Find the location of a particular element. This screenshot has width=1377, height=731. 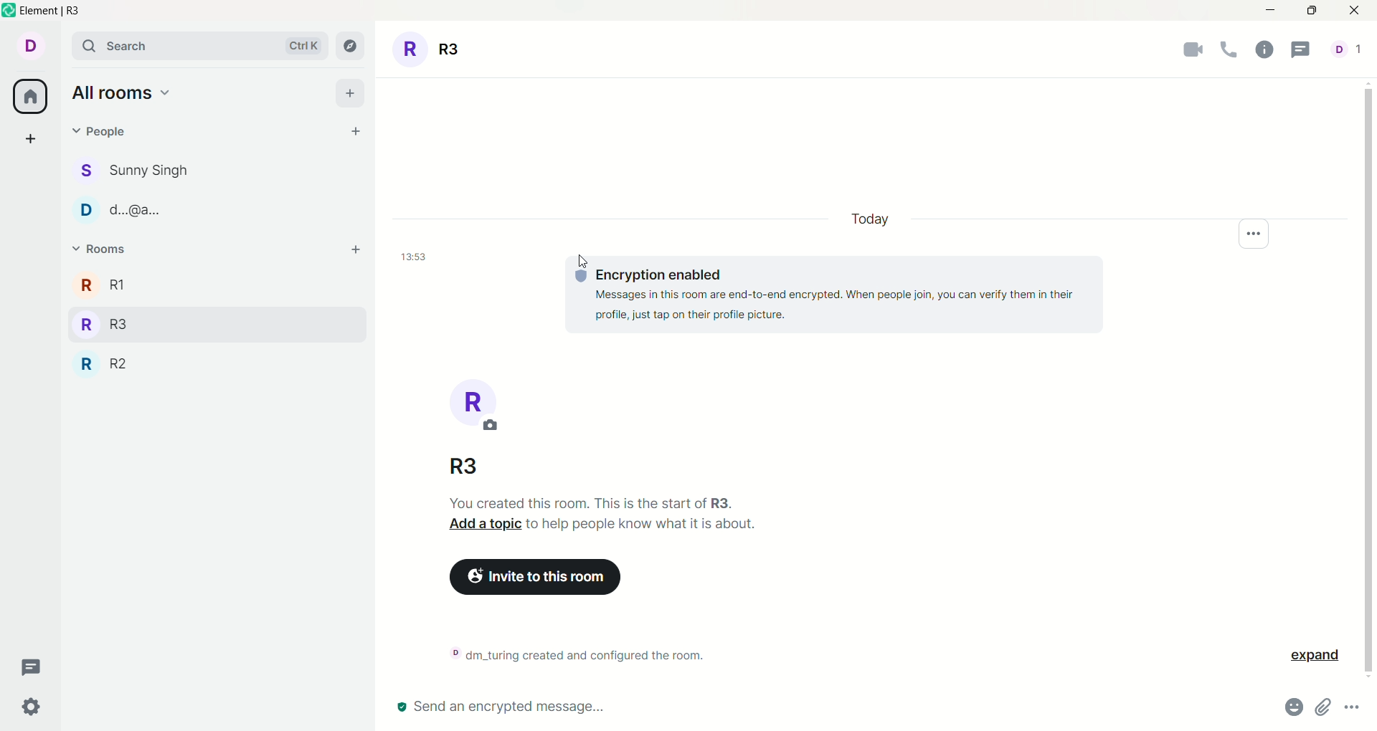

maximize is located at coordinates (1312, 12).